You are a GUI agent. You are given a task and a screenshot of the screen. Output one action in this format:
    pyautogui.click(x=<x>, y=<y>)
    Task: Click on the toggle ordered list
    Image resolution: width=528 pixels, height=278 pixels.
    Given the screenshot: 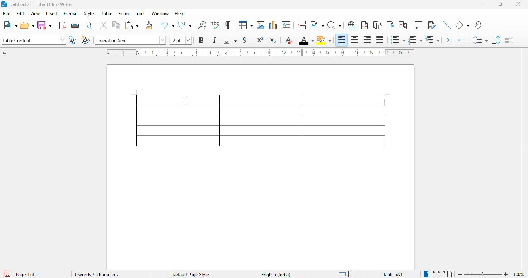 What is the action you would take?
    pyautogui.click(x=415, y=40)
    